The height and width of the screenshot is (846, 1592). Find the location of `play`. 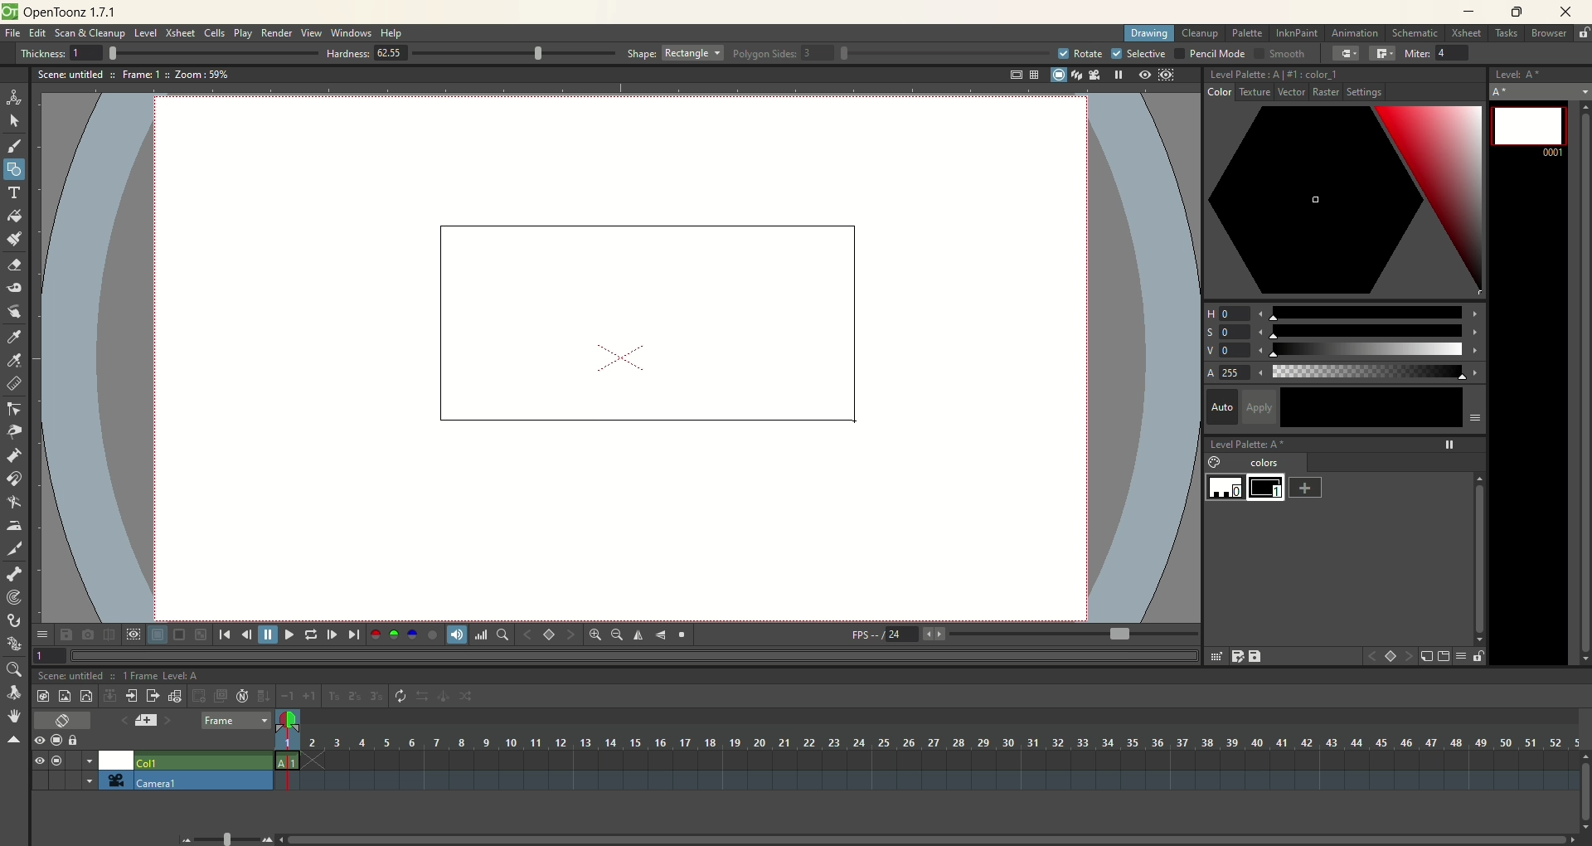

play is located at coordinates (243, 33).